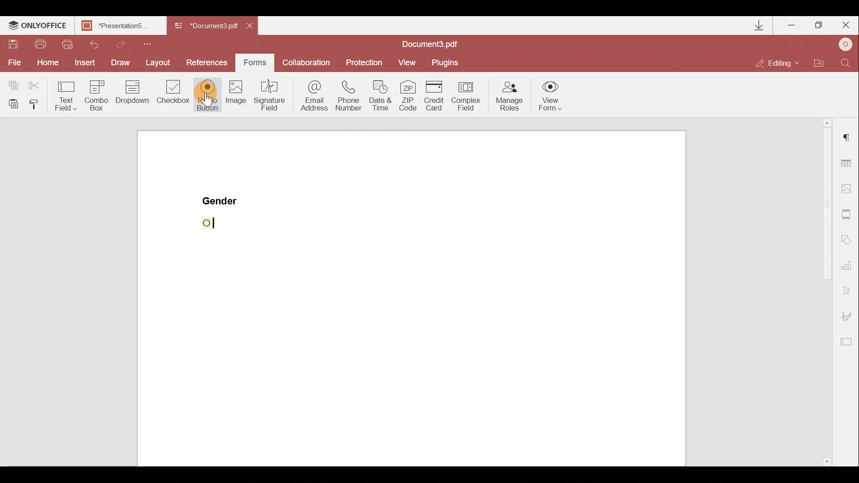  Describe the element at coordinates (850, 316) in the screenshot. I see `Signature settings` at that location.